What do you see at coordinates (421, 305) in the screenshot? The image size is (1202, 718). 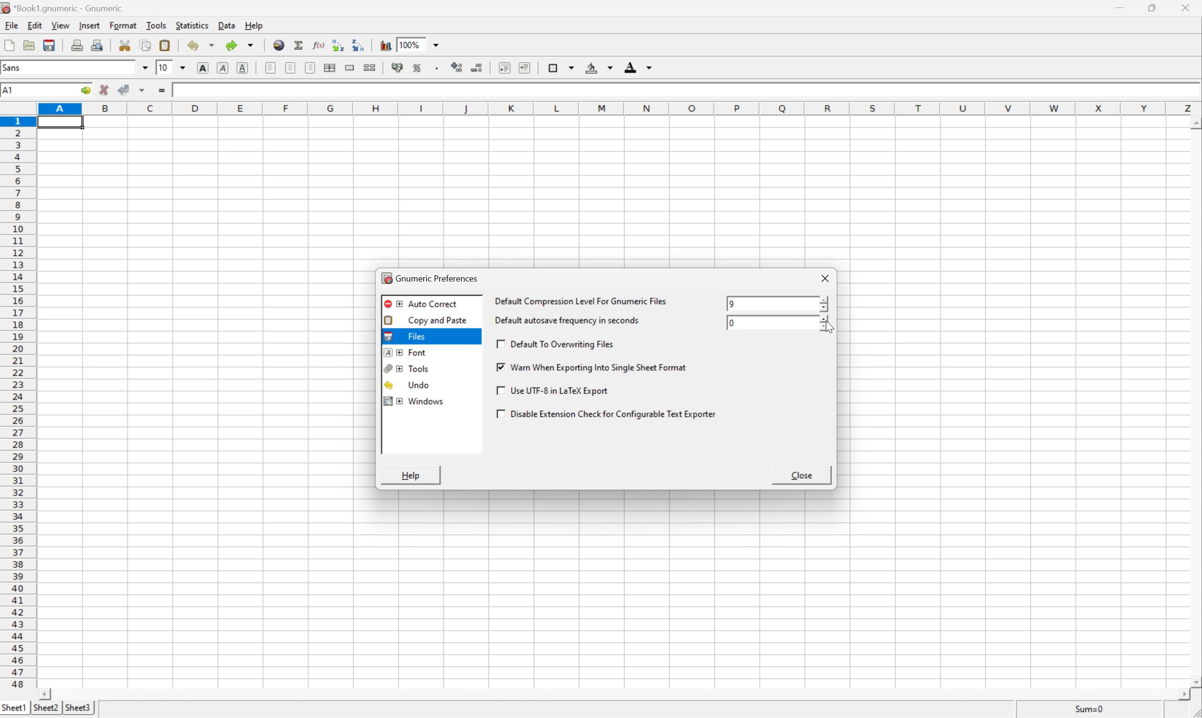 I see `auto correct` at bounding box center [421, 305].